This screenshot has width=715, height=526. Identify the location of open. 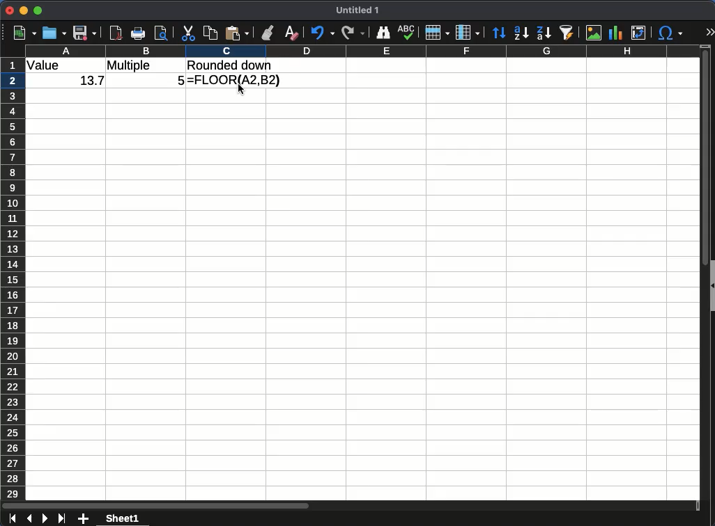
(54, 33).